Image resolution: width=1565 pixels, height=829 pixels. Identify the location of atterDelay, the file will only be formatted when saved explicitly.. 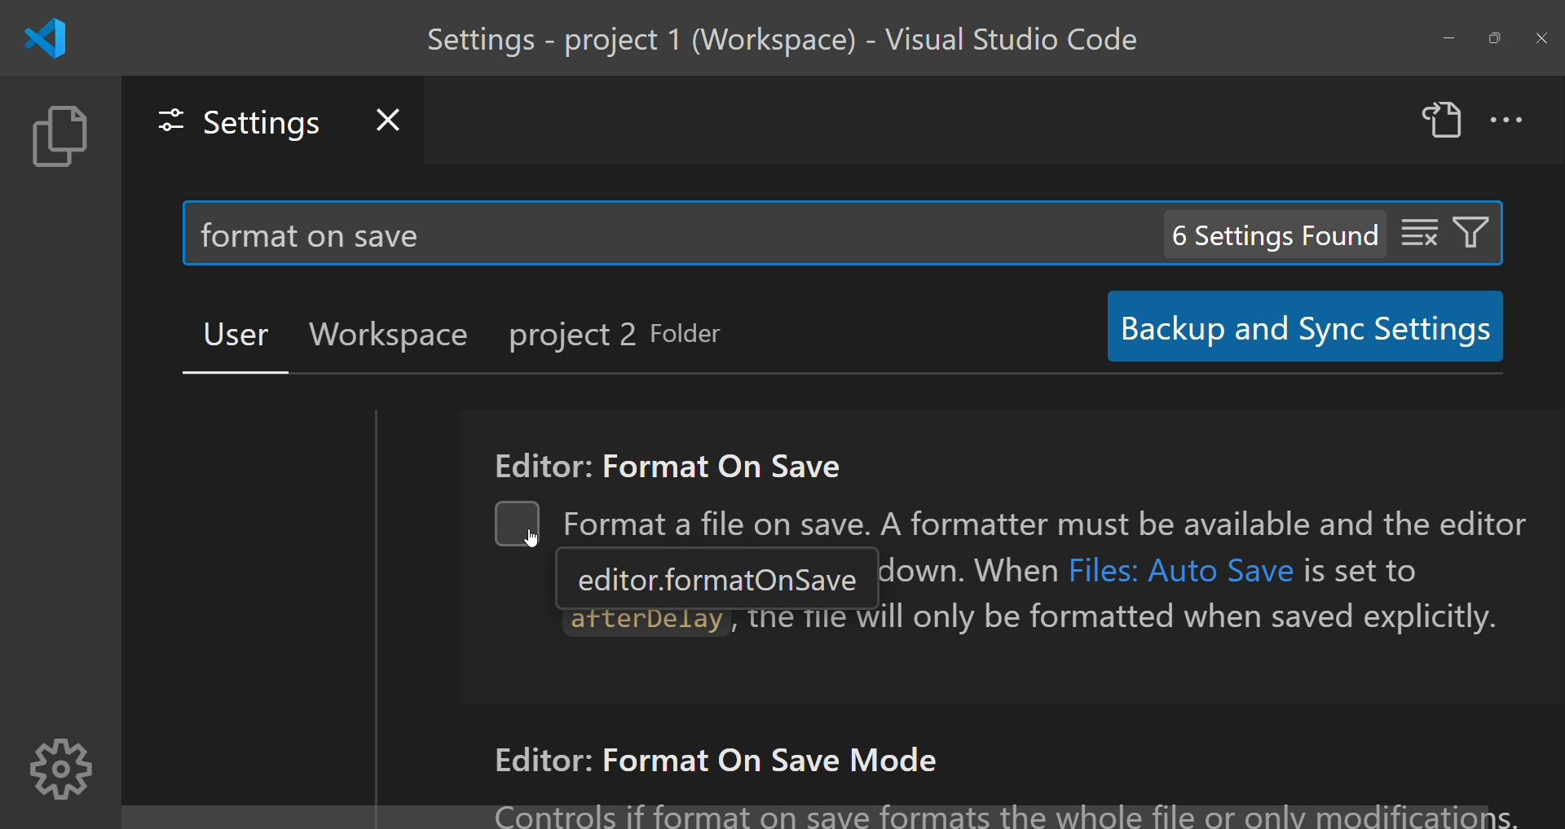
(1038, 625).